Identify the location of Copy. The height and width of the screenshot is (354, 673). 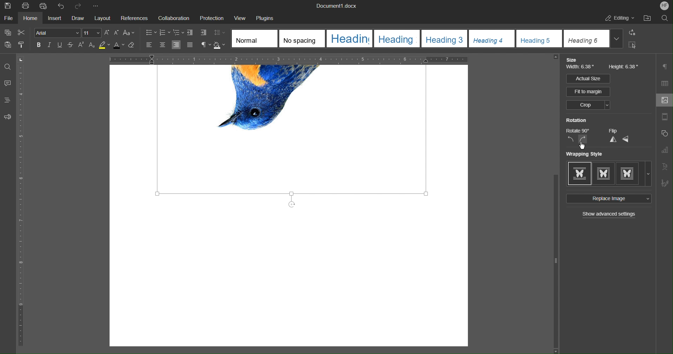
(7, 33).